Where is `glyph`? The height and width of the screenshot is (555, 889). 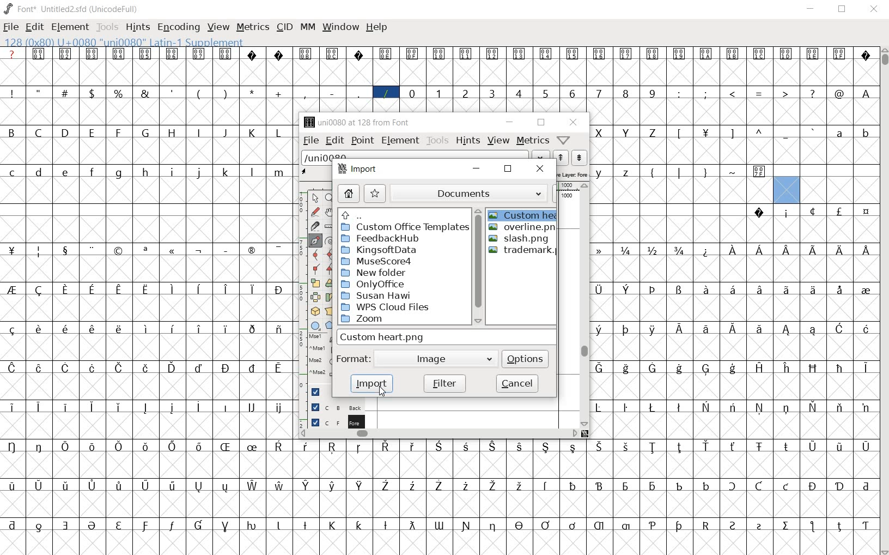
glyph is located at coordinates (760, 131).